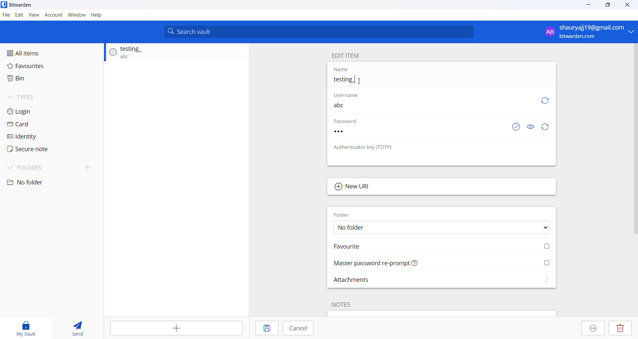  What do you see at coordinates (593, 328) in the screenshot?
I see `Move to organization` at bounding box center [593, 328].